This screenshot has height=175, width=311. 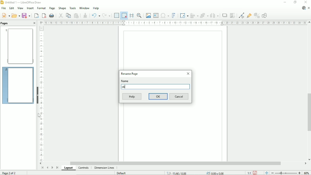 What do you see at coordinates (47, 168) in the screenshot?
I see `Scroll to previous page` at bounding box center [47, 168].